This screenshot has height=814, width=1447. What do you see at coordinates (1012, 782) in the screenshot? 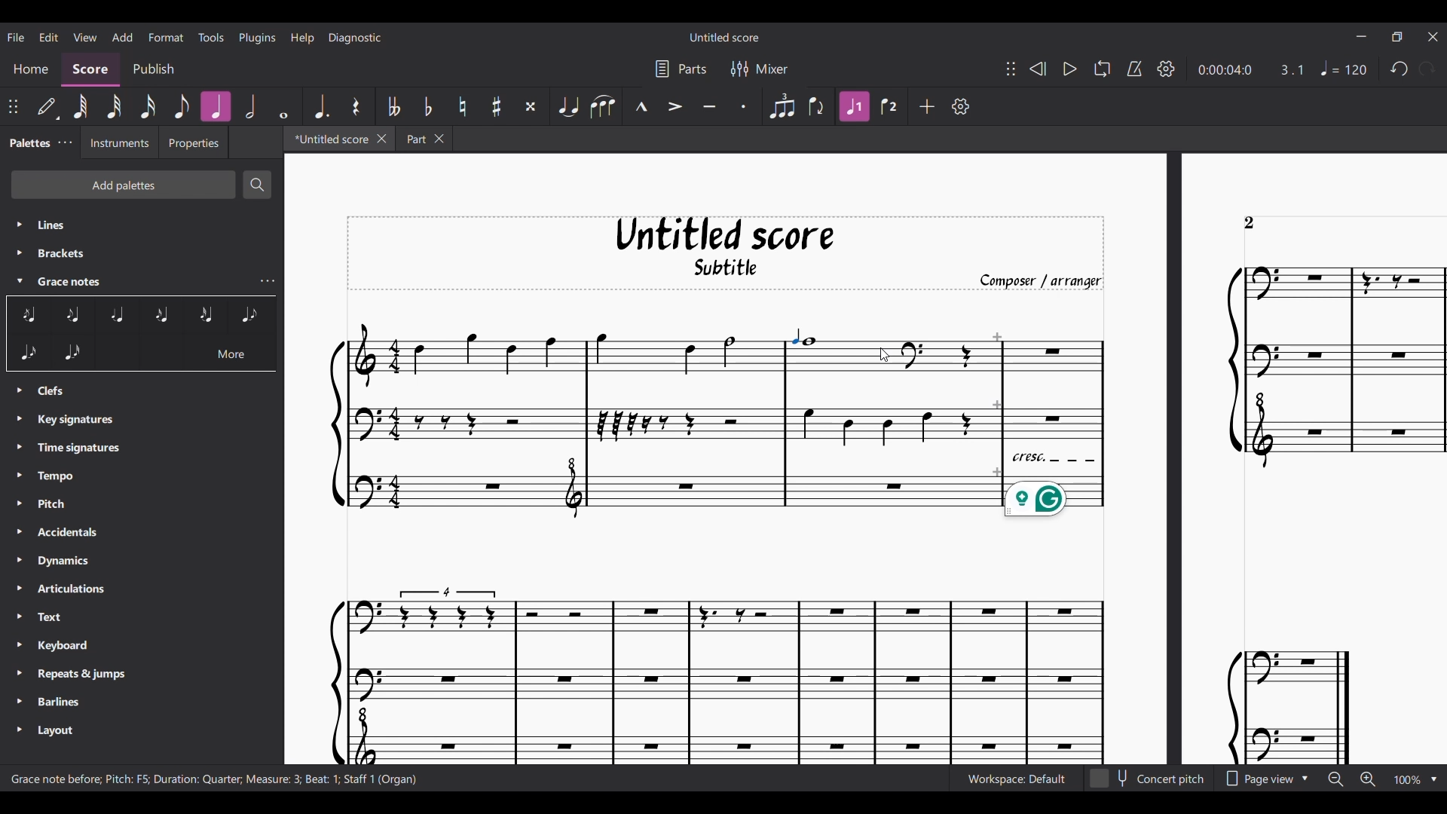
I see `current workspace setting` at bounding box center [1012, 782].